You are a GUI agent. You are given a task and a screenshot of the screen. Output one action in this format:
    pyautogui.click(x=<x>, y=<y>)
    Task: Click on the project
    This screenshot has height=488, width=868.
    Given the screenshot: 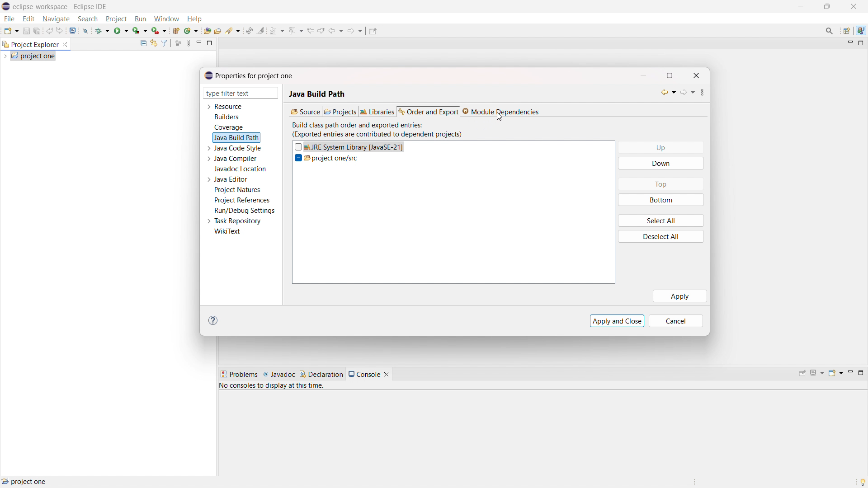 What is the action you would take?
    pyautogui.click(x=116, y=19)
    